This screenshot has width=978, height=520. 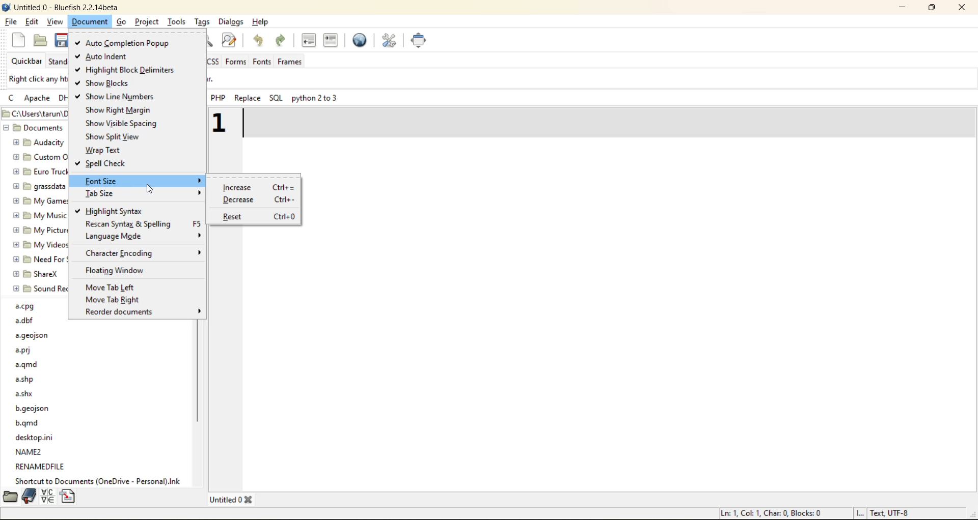 What do you see at coordinates (107, 195) in the screenshot?
I see `tab size` at bounding box center [107, 195].